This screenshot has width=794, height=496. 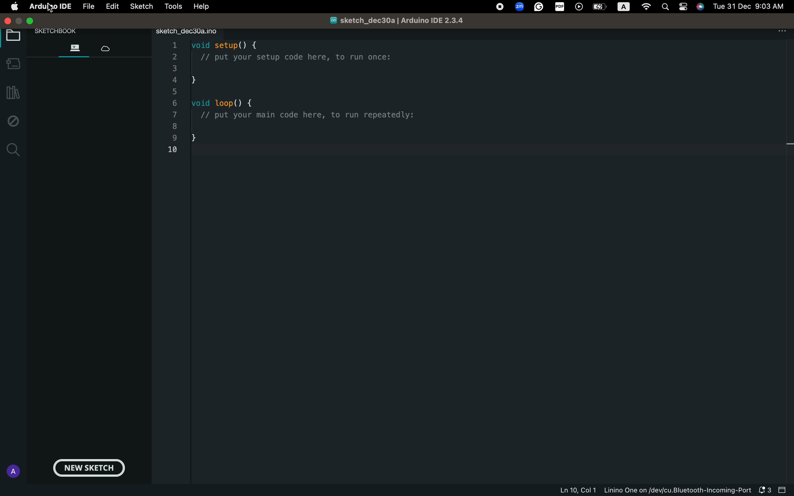 What do you see at coordinates (560, 6) in the screenshot?
I see `PDF` at bounding box center [560, 6].